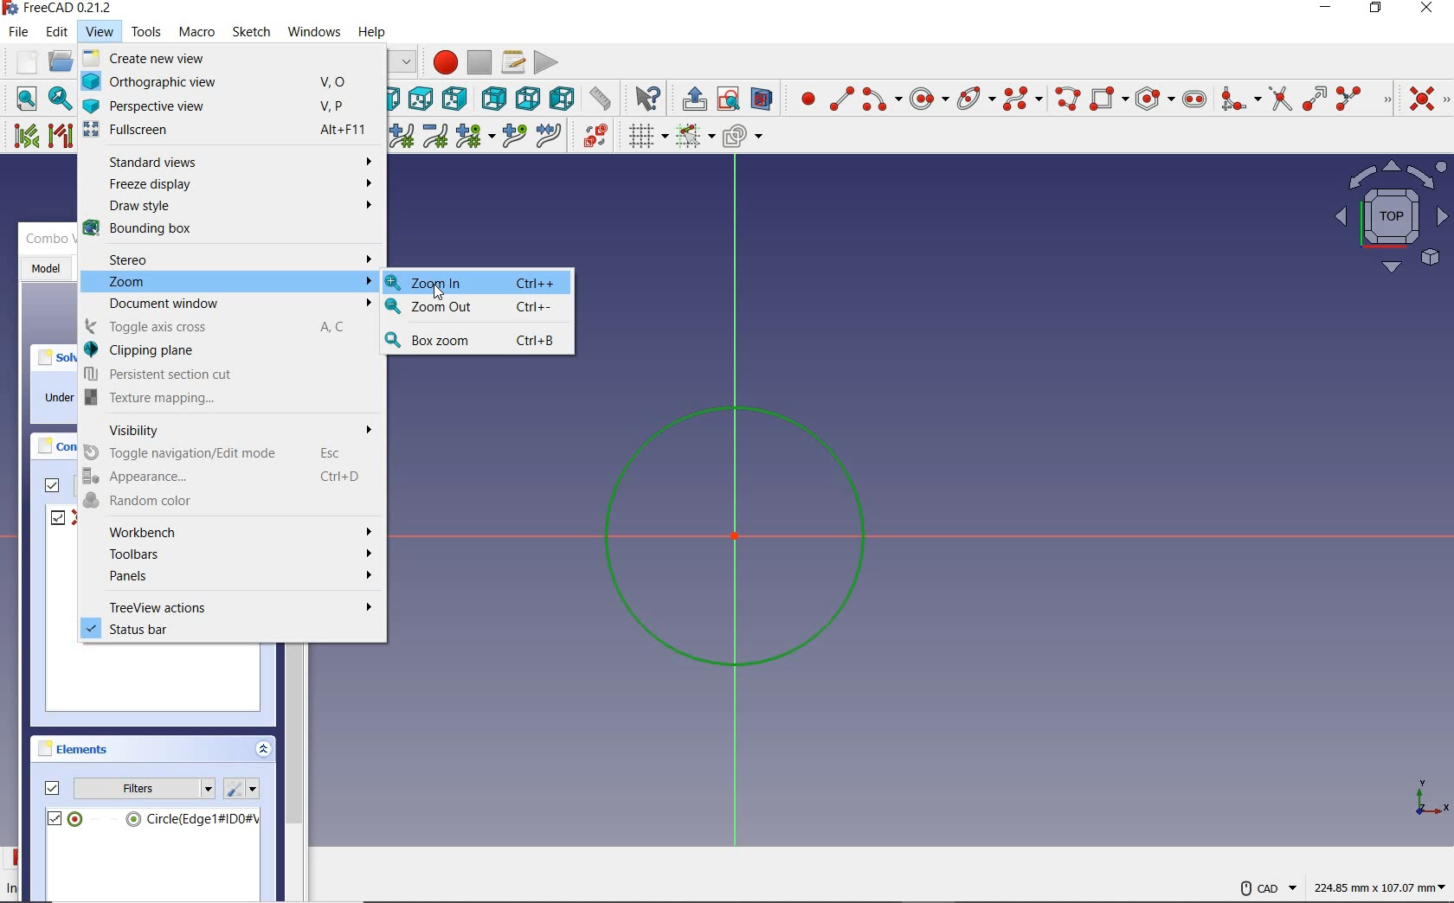 The width and height of the screenshot is (1454, 903). What do you see at coordinates (840, 100) in the screenshot?
I see `create line` at bounding box center [840, 100].